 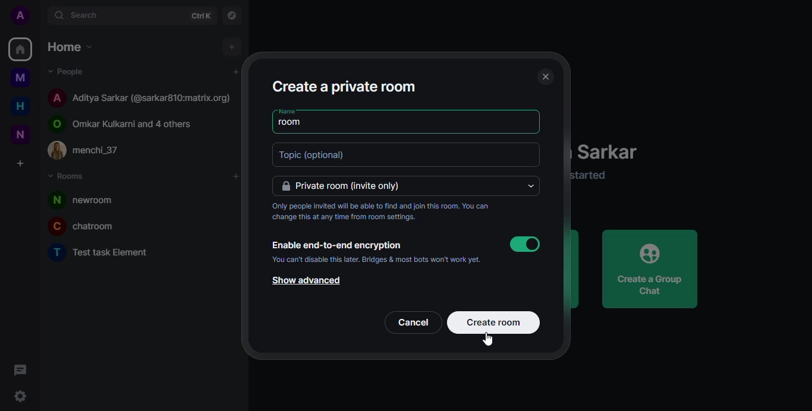 What do you see at coordinates (337, 245) in the screenshot?
I see `end to end encryption` at bounding box center [337, 245].